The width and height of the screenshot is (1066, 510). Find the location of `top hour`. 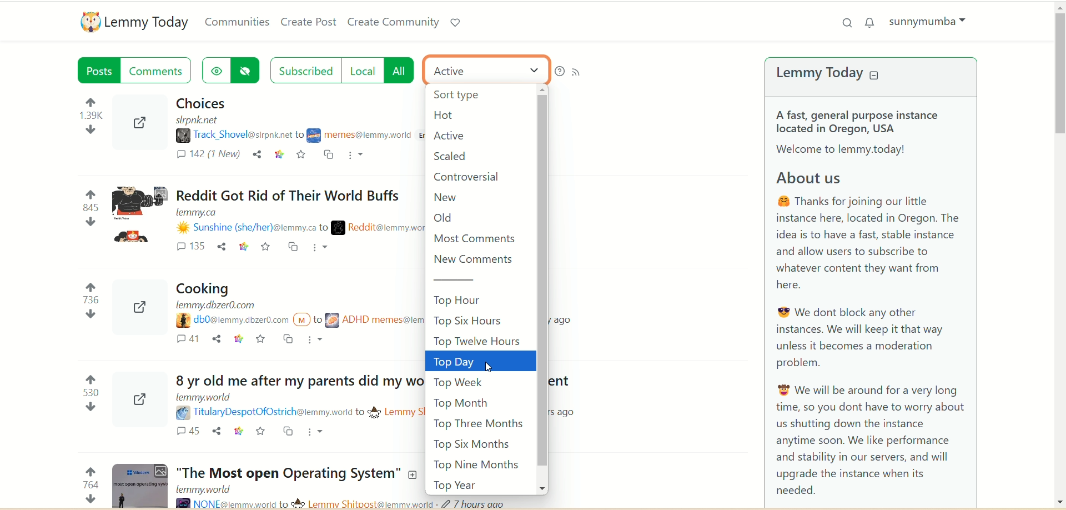

top hour is located at coordinates (482, 300).